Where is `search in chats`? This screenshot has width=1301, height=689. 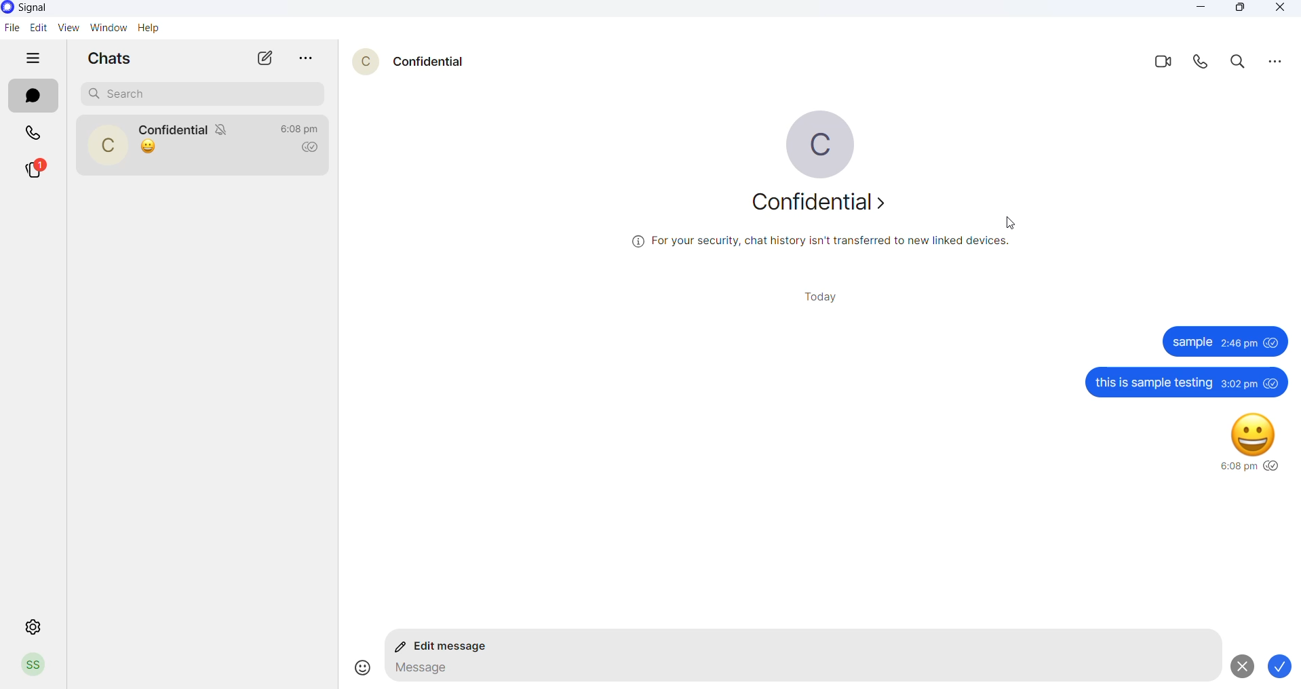
search in chats is located at coordinates (1238, 64).